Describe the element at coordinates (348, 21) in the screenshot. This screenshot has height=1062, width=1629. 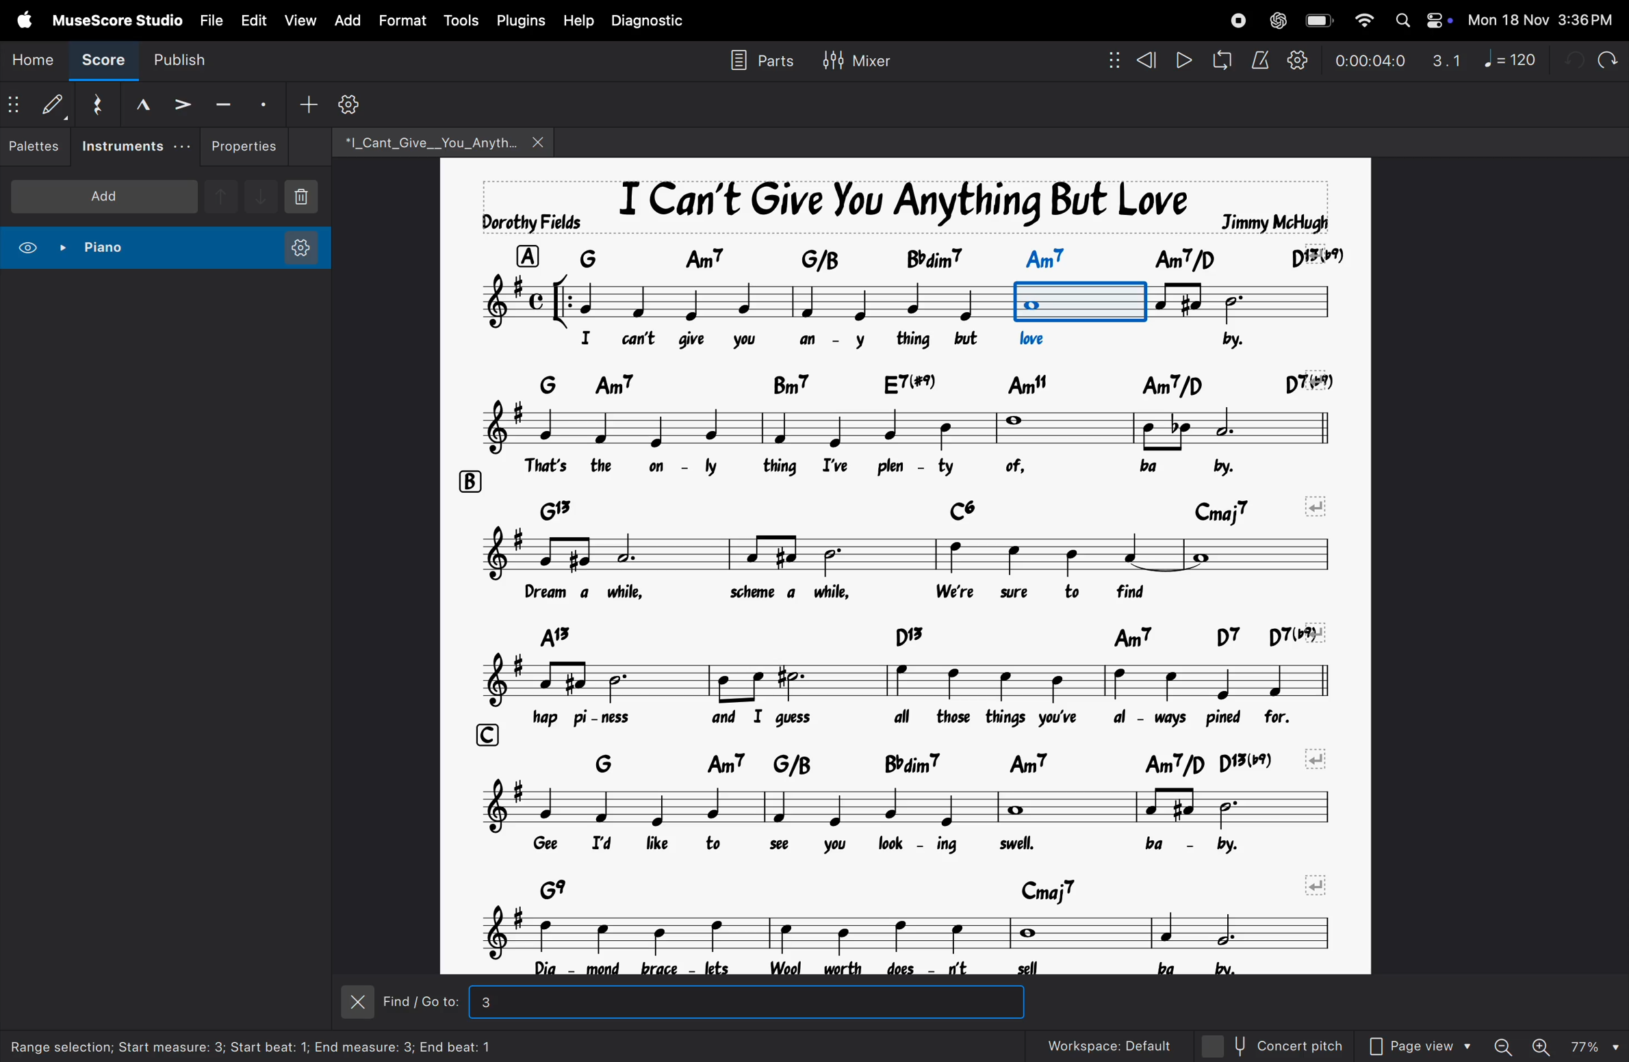
I see `add` at that location.